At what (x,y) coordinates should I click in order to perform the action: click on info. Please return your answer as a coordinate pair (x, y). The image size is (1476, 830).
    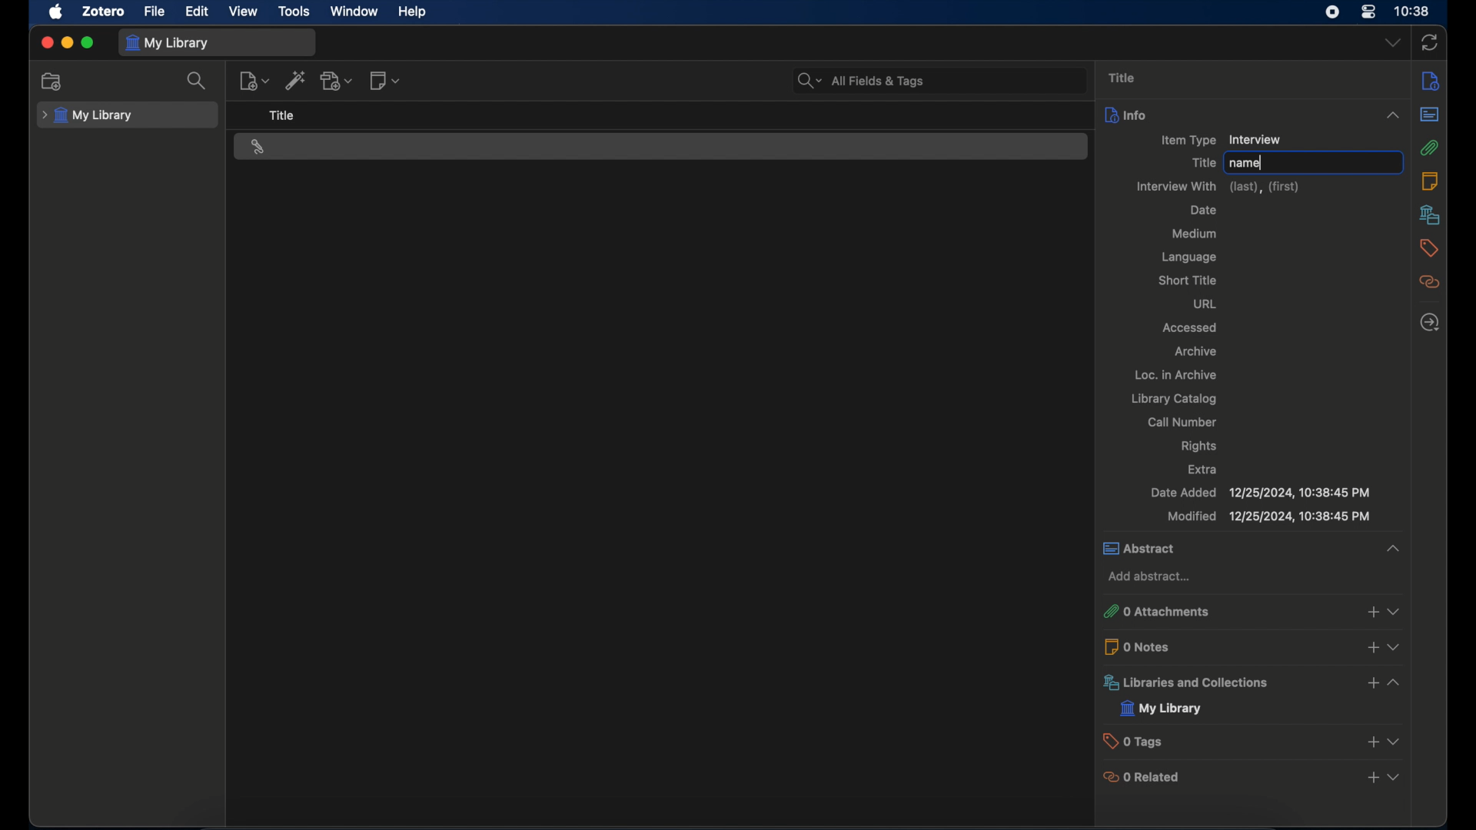
    Looking at the image, I should click on (1255, 115).